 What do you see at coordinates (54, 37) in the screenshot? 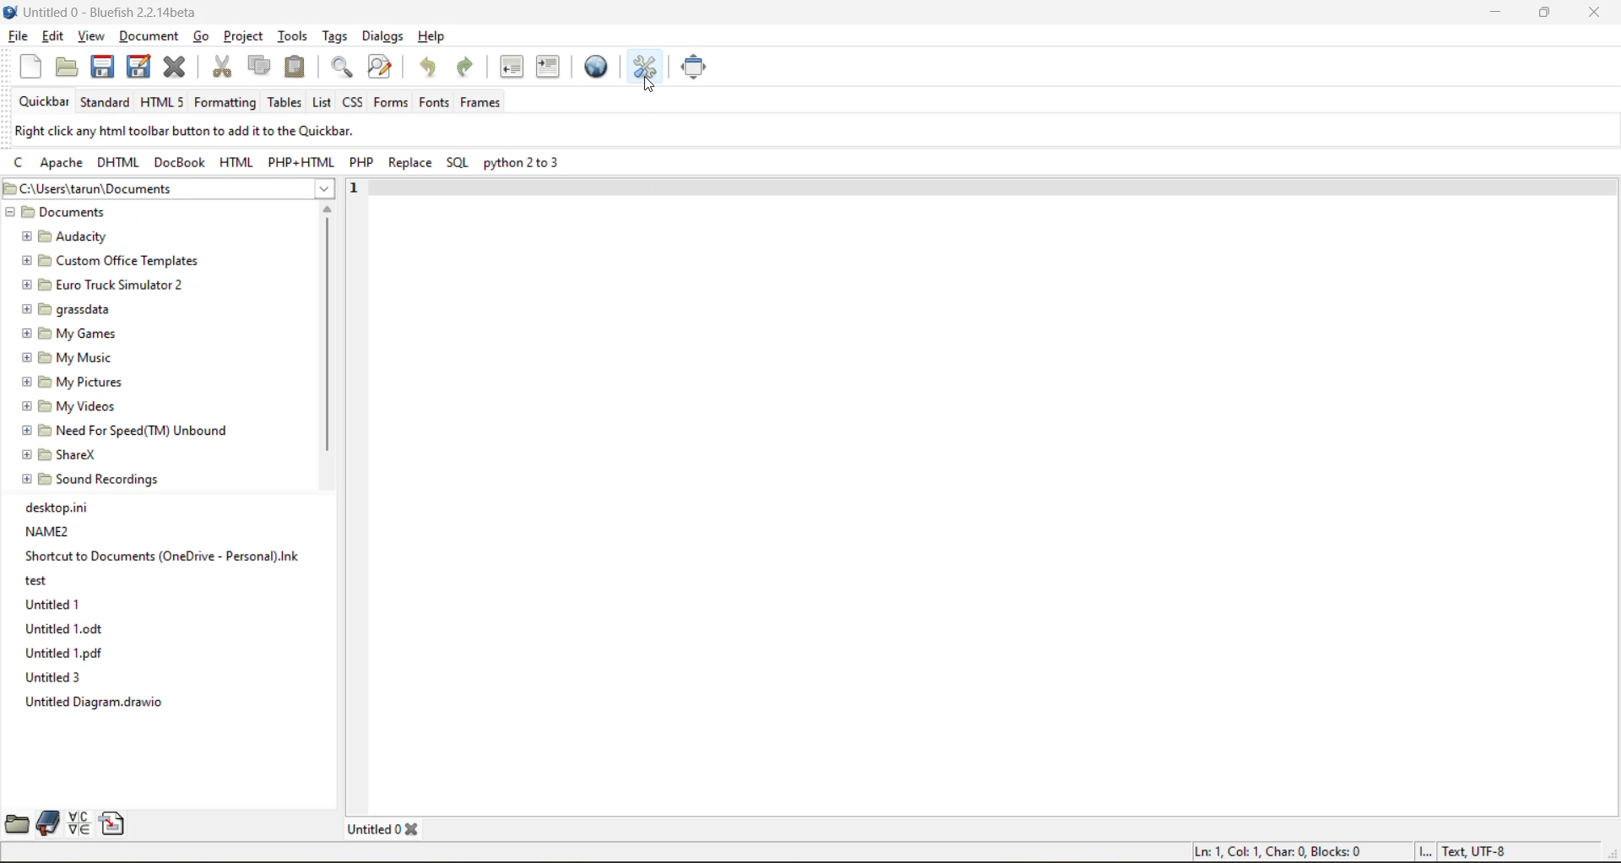
I see `edit` at bounding box center [54, 37].